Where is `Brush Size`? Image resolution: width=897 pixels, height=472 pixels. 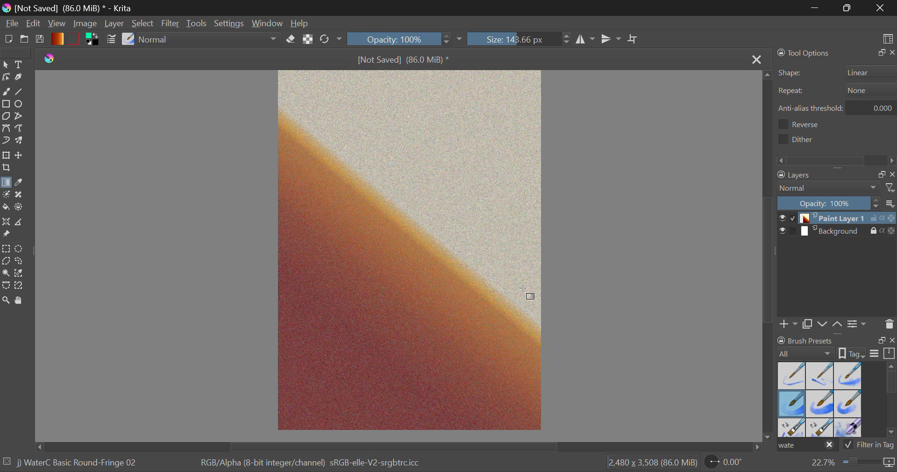 Brush Size is located at coordinates (521, 39).